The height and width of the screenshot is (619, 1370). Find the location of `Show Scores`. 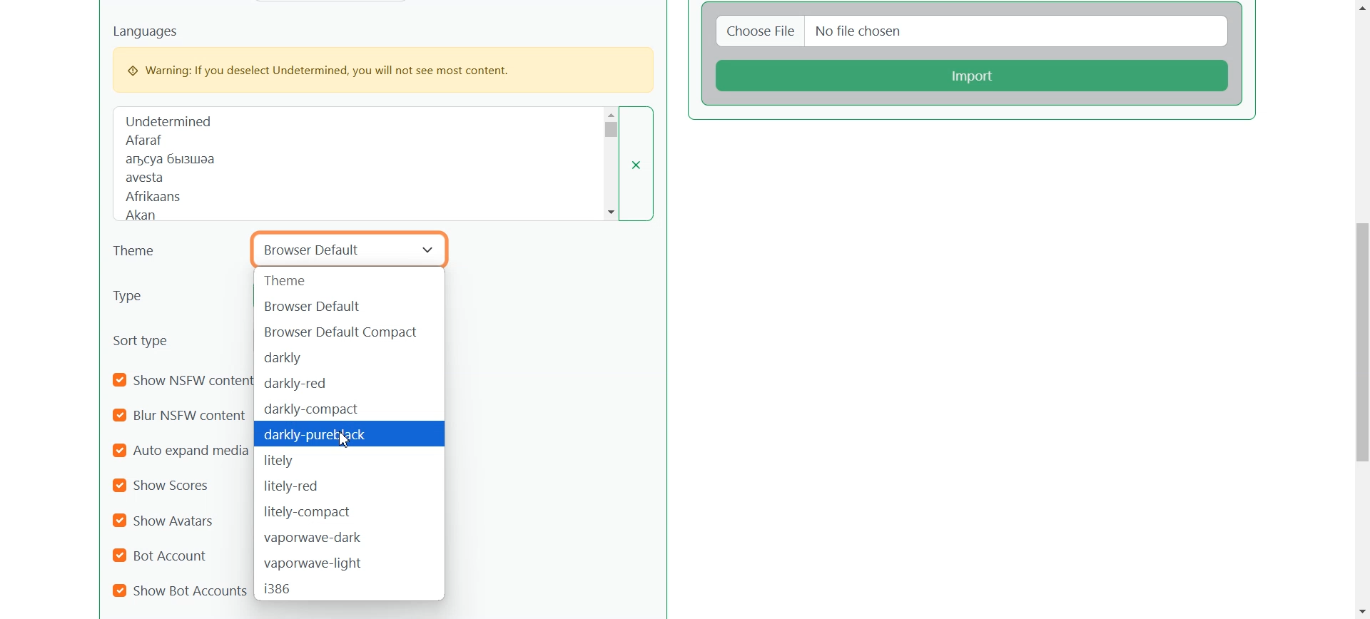

Show Scores is located at coordinates (168, 485).